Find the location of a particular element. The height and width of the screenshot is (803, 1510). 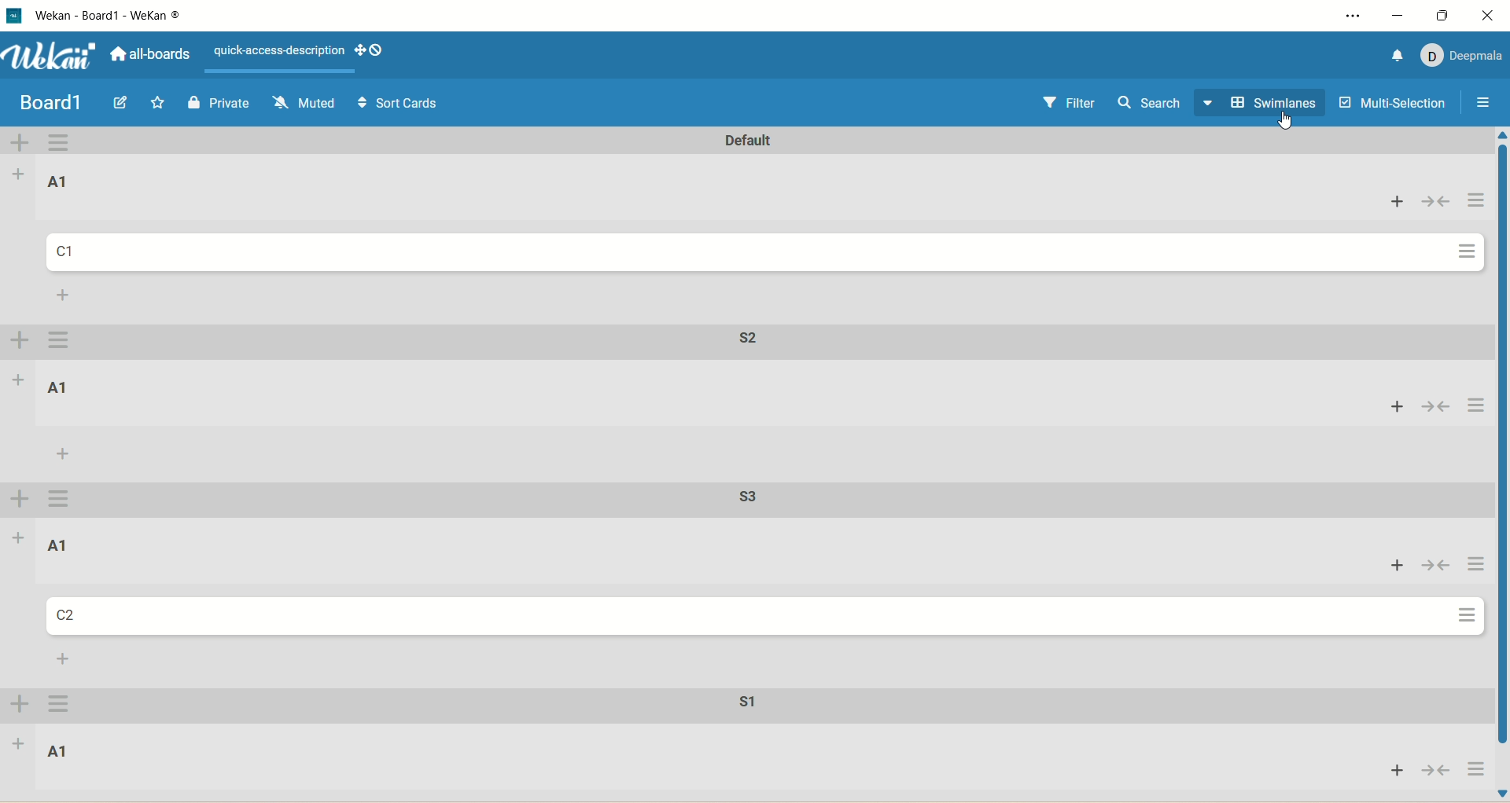

swimlane actions is located at coordinates (64, 341).